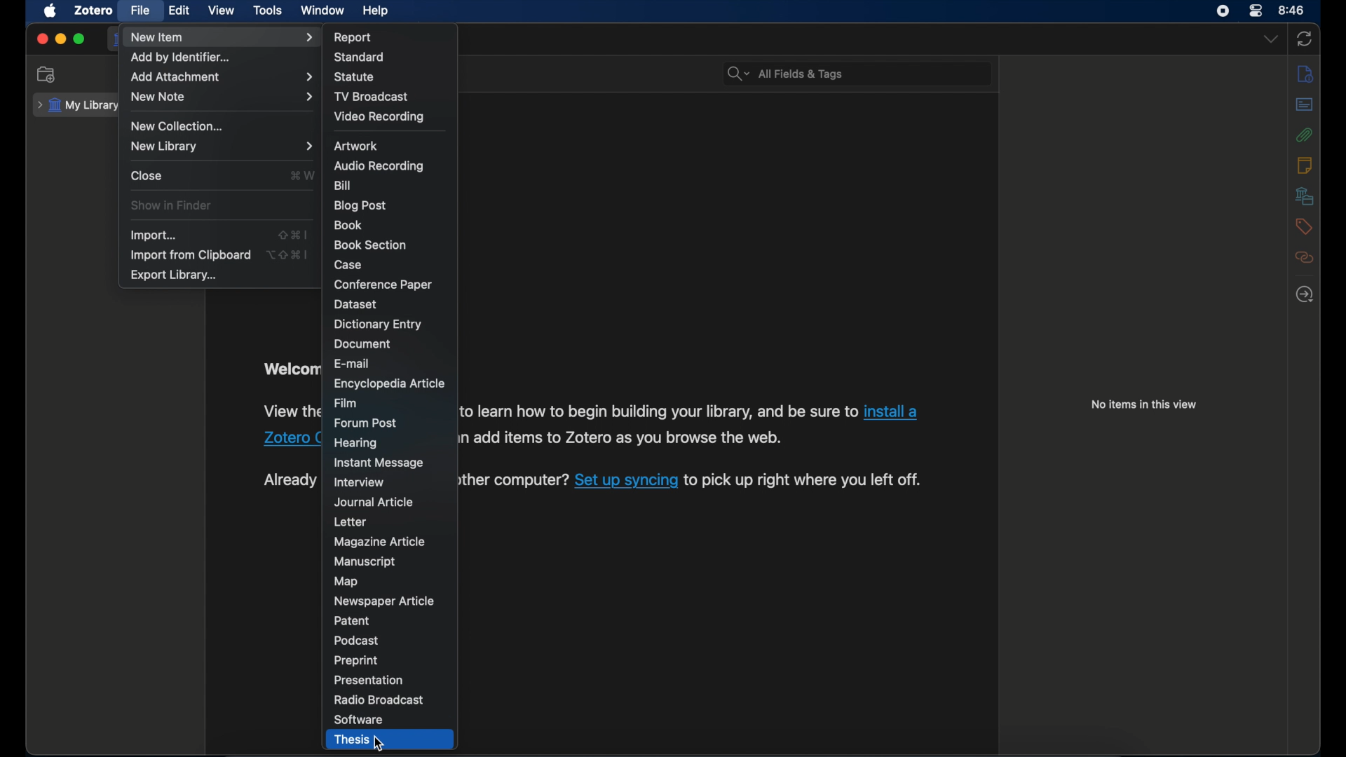 Image resolution: width=1346 pixels, height=757 pixels. What do you see at coordinates (42, 39) in the screenshot?
I see `close` at bounding box center [42, 39].